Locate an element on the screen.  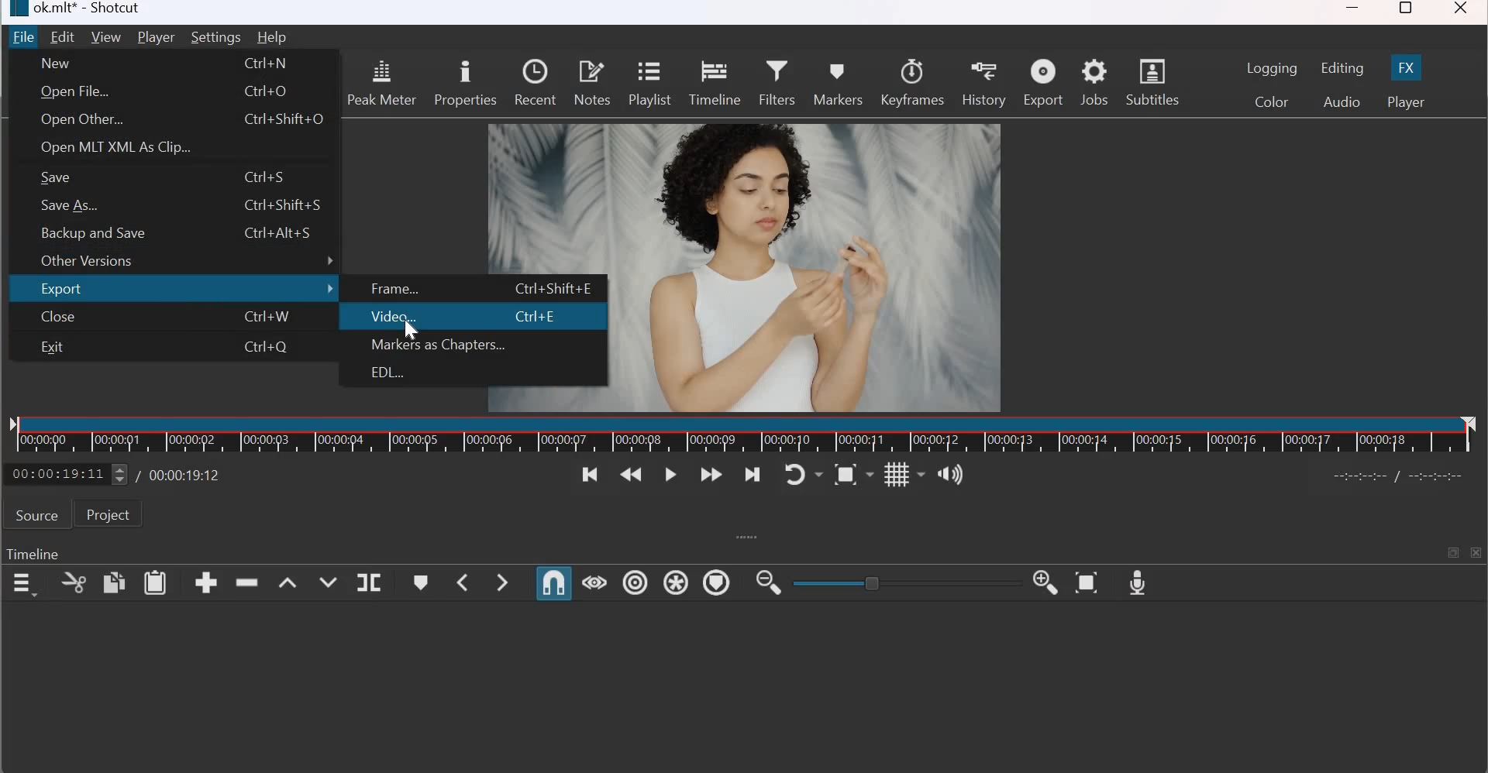
Skip to the previous point is located at coordinates (587, 475).